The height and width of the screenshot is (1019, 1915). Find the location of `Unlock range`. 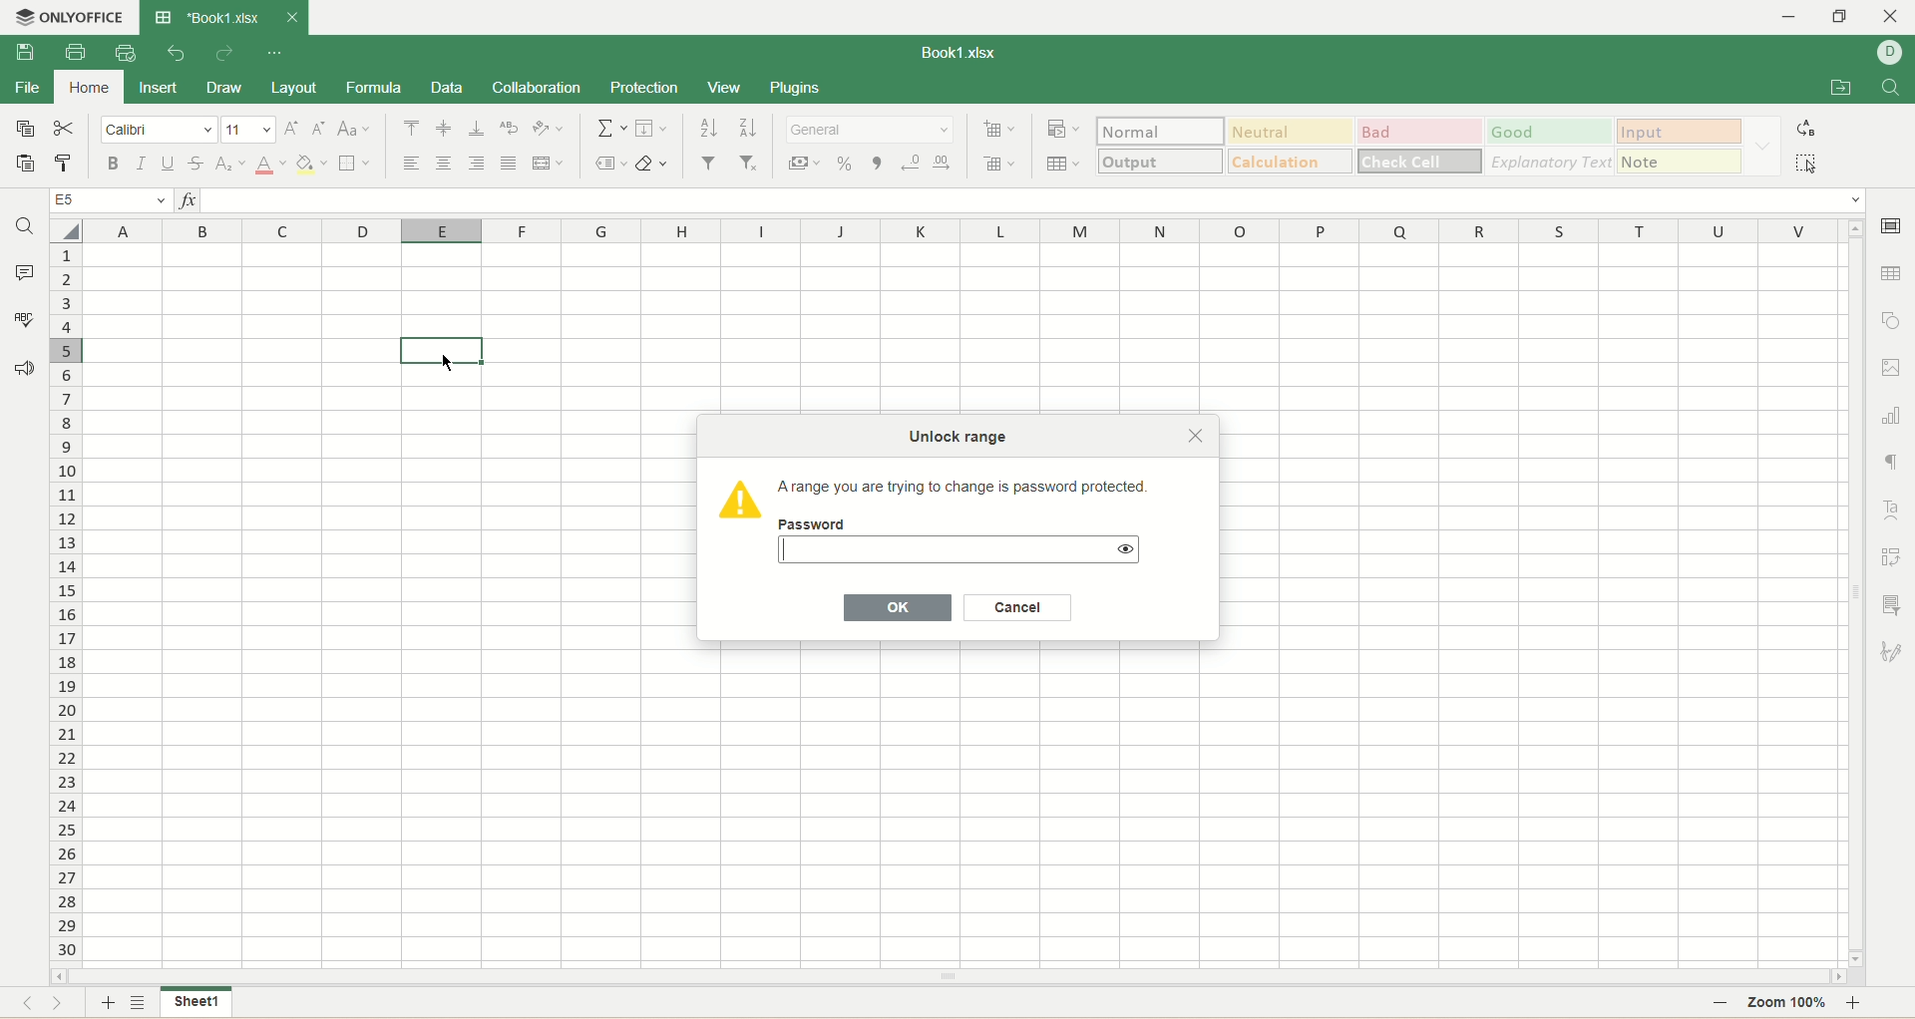

Unlock range is located at coordinates (957, 438).